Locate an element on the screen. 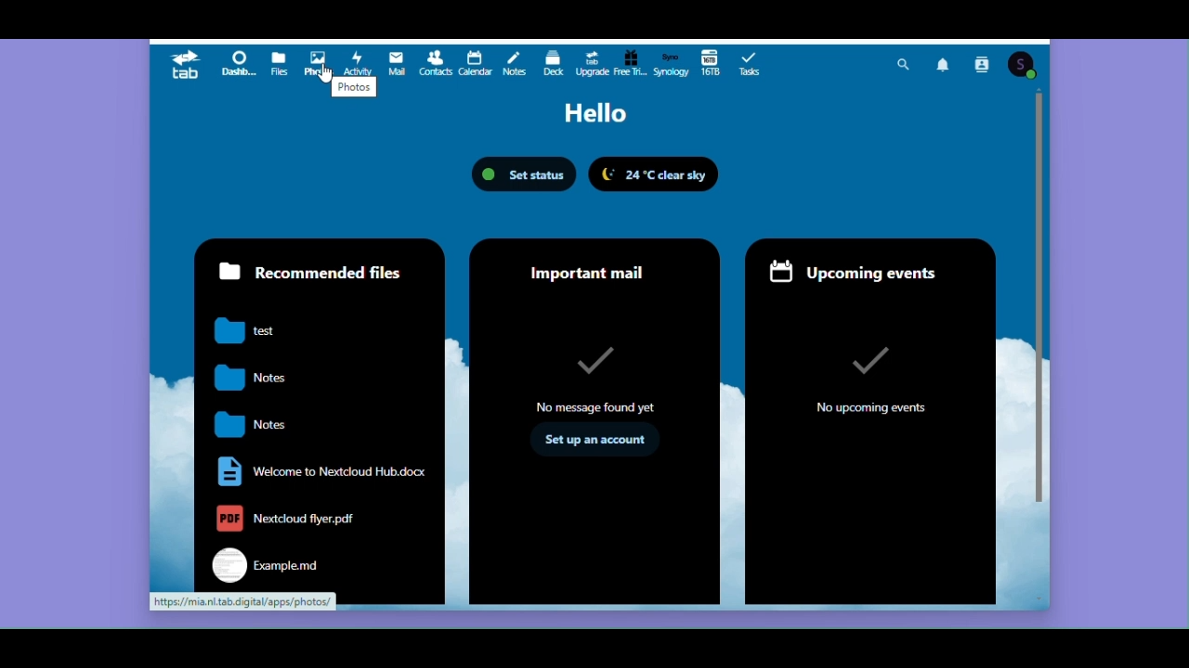  Search is located at coordinates (903, 65).